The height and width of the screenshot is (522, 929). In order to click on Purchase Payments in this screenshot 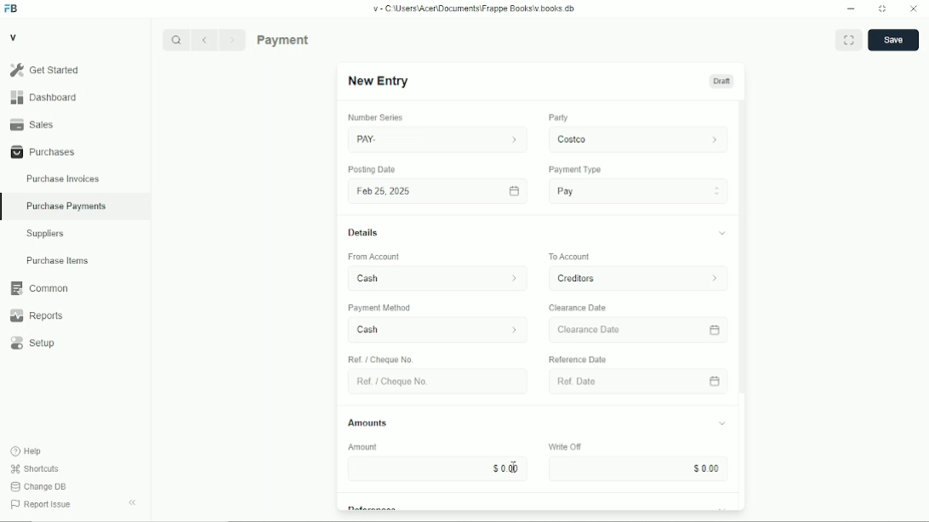, I will do `click(76, 207)`.